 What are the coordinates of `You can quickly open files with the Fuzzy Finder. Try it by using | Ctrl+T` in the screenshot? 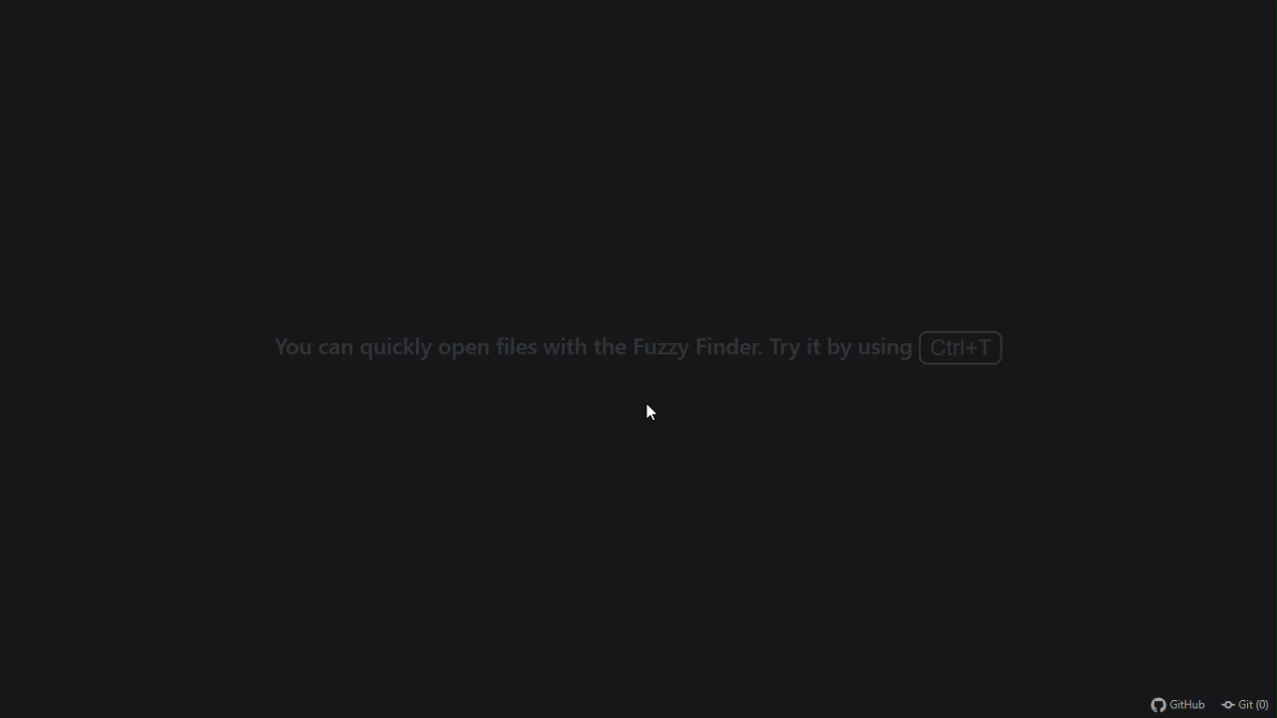 It's located at (632, 347).